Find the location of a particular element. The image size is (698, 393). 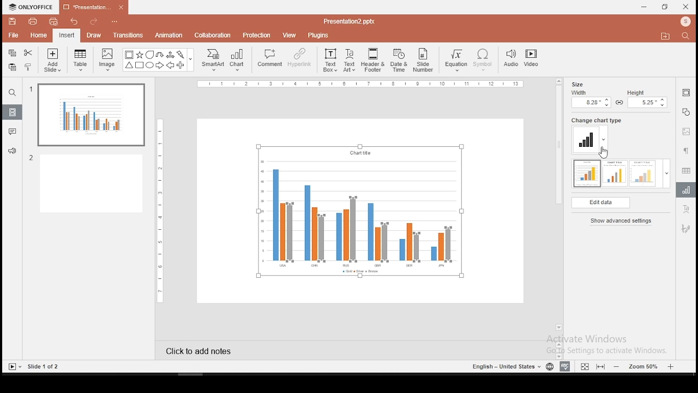

transitions is located at coordinates (128, 36).